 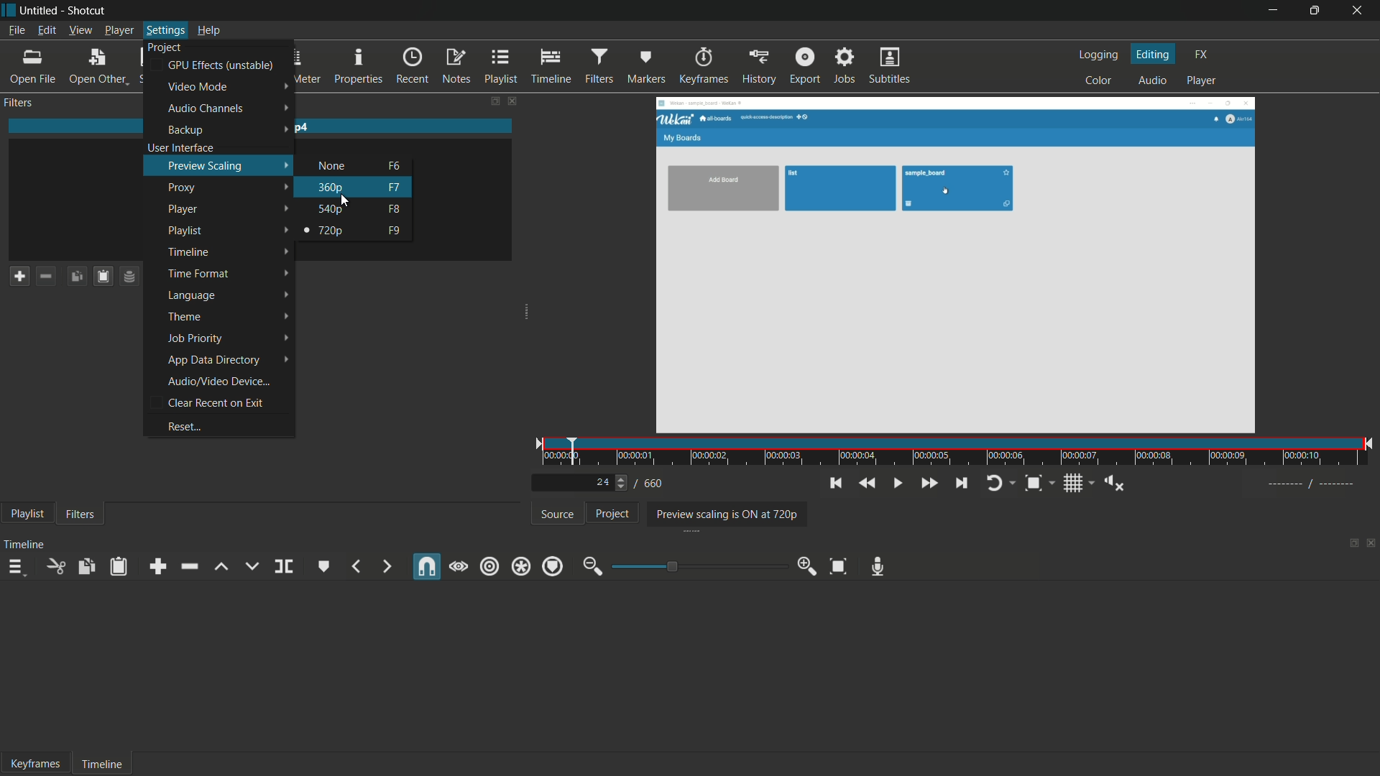 I want to click on toggle play or pause, so click(x=898, y=484).